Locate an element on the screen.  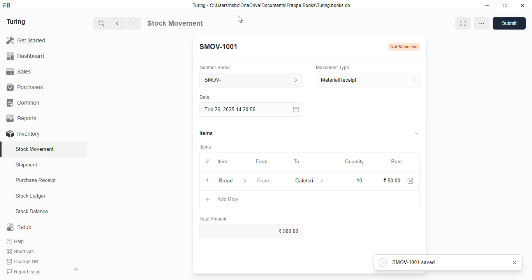
from is located at coordinates (262, 162).